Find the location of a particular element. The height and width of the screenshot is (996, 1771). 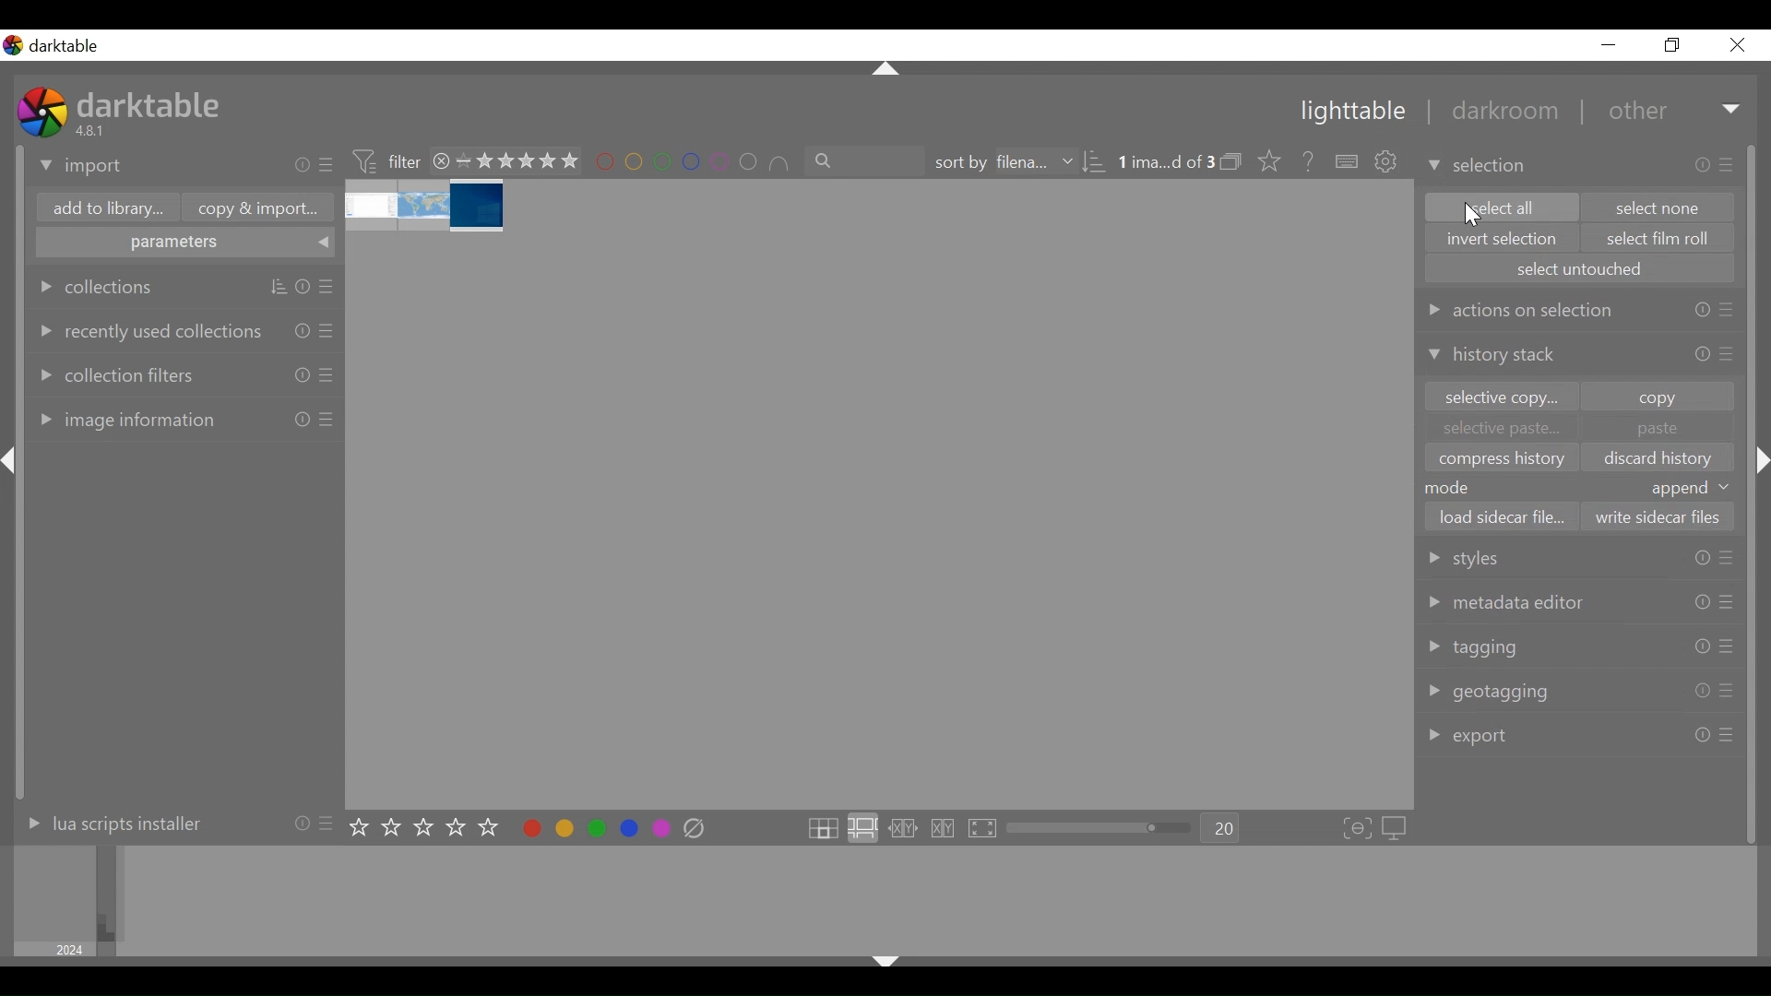

Collapse  is located at coordinates (887, 70).